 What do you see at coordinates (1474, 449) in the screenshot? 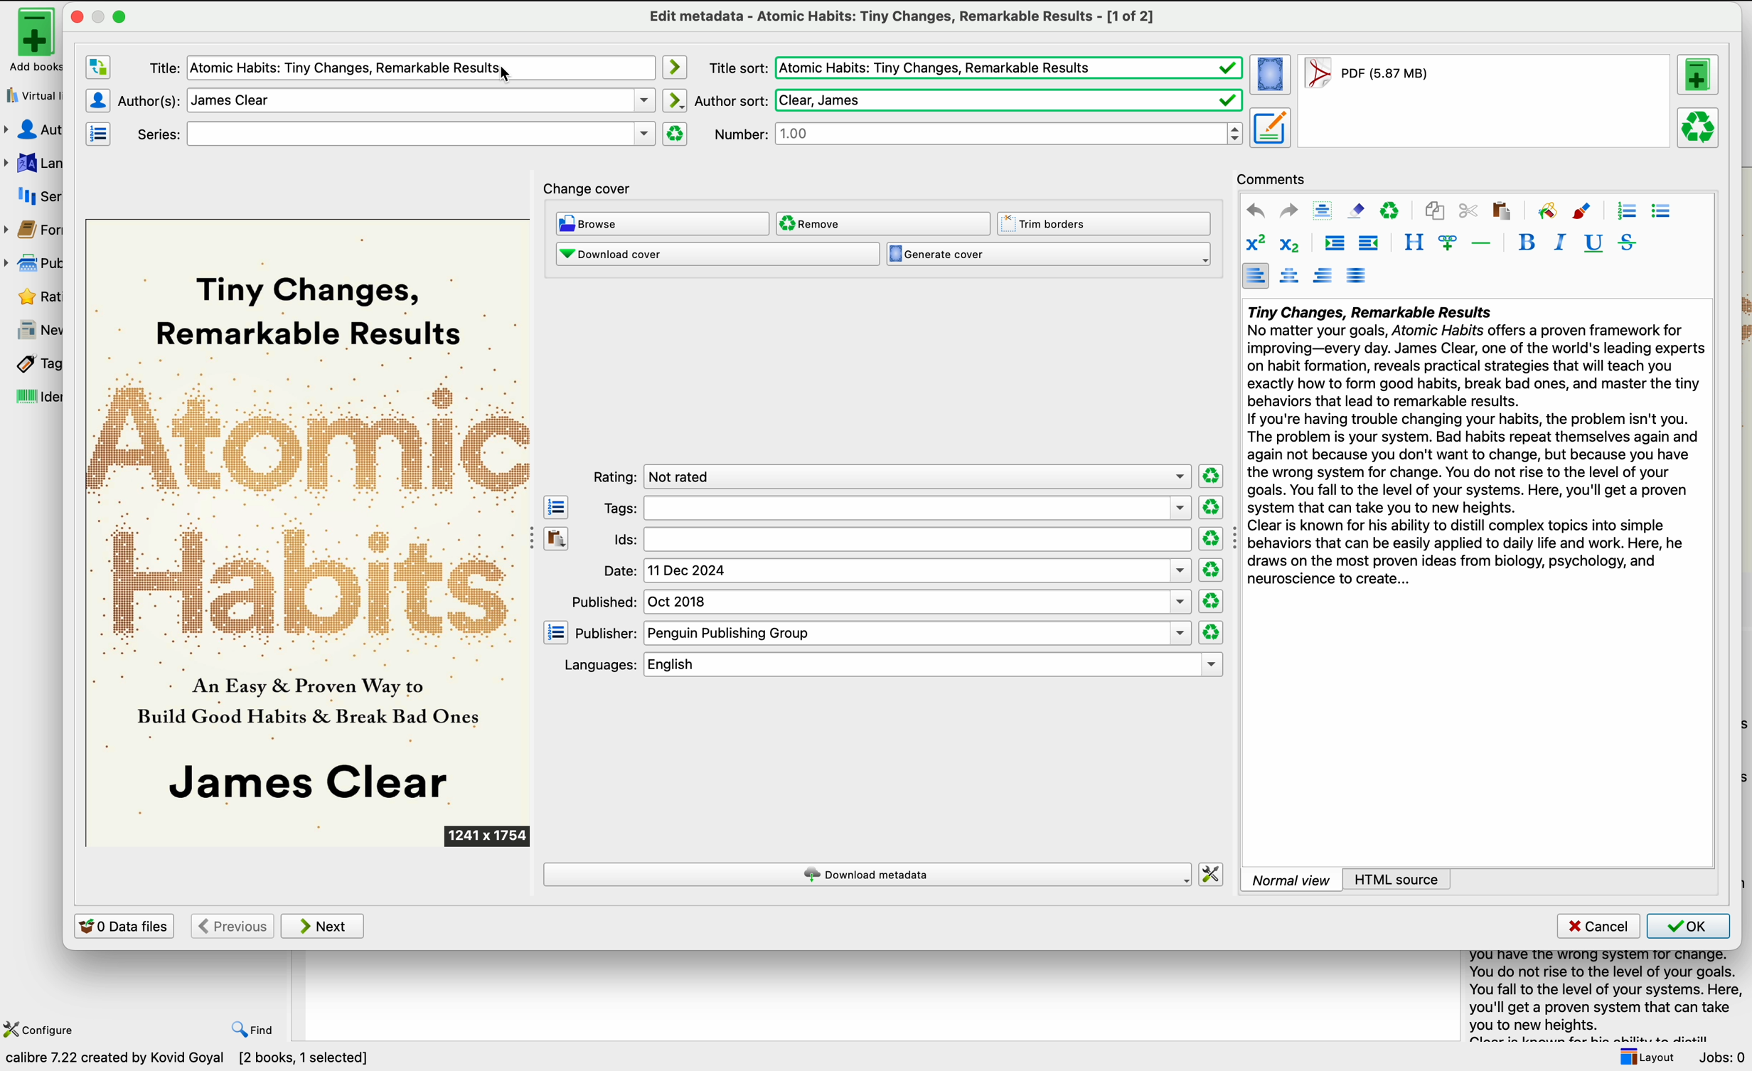
I see `summary` at bounding box center [1474, 449].